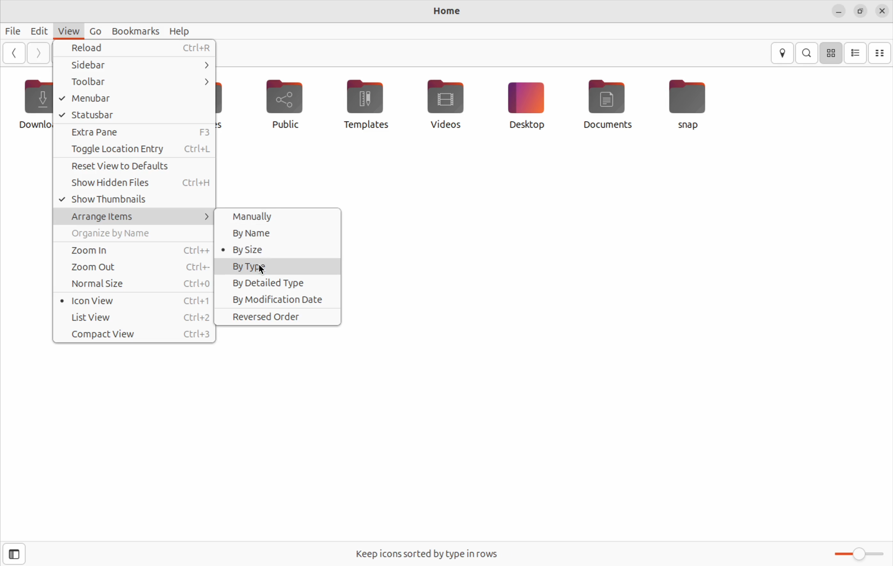 This screenshot has width=893, height=566. What do you see at coordinates (836, 10) in the screenshot?
I see `minimize` at bounding box center [836, 10].